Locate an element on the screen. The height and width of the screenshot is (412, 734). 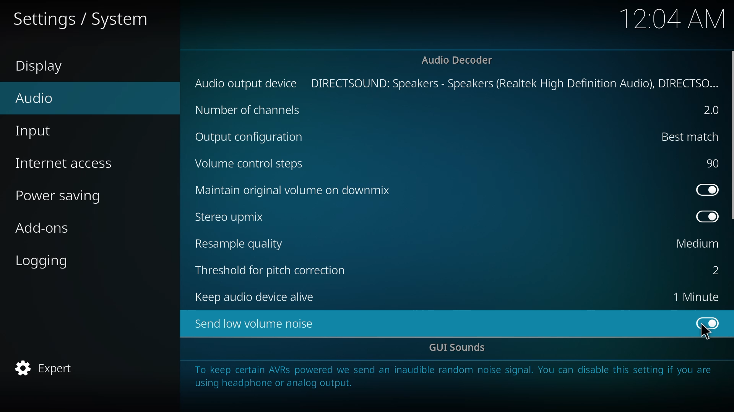
90 is located at coordinates (713, 162).